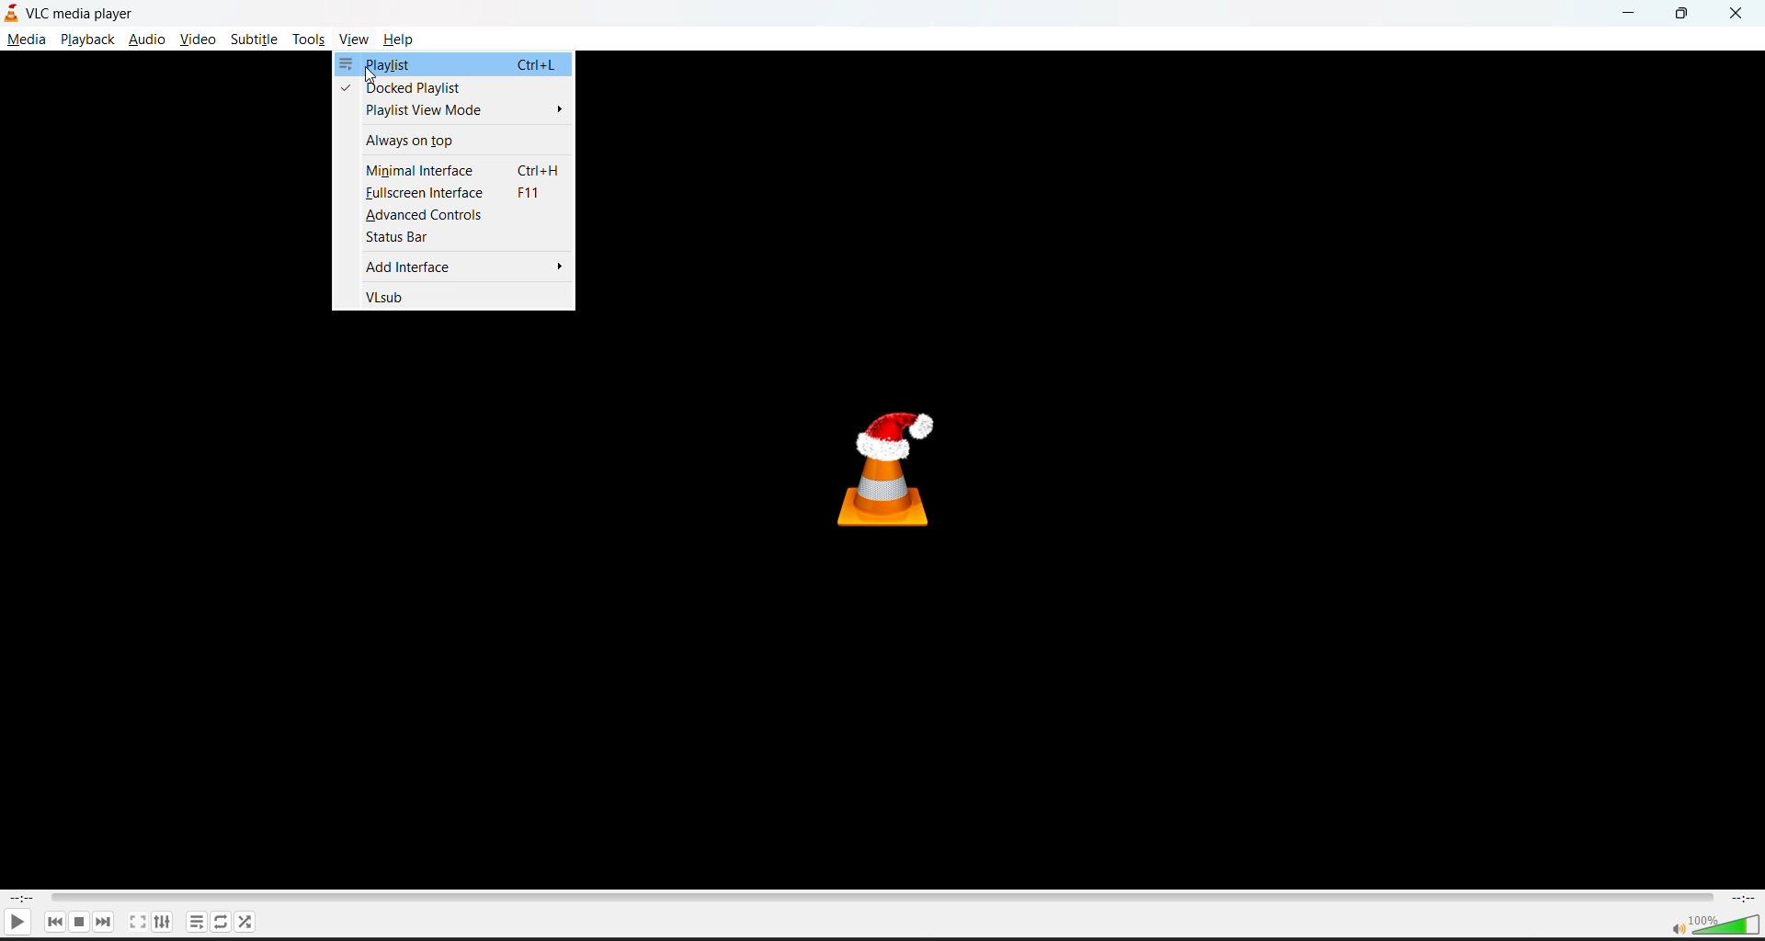  Describe the element at coordinates (223, 923) in the screenshot. I see `toggle loop ` at that location.